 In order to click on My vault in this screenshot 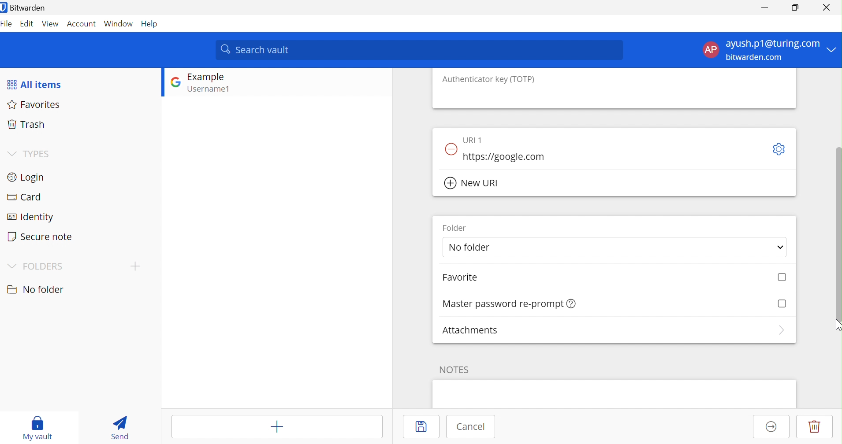, I will do `click(38, 427)`.